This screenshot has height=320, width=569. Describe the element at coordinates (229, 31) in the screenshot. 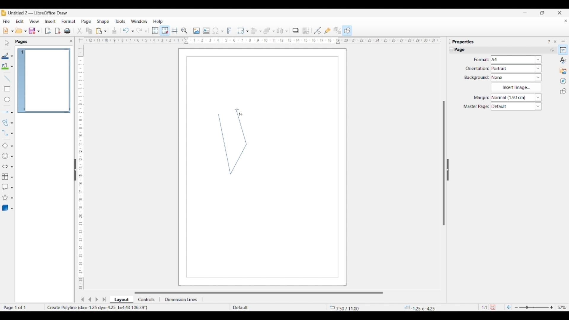

I see `Insert fontwork text` at that location.